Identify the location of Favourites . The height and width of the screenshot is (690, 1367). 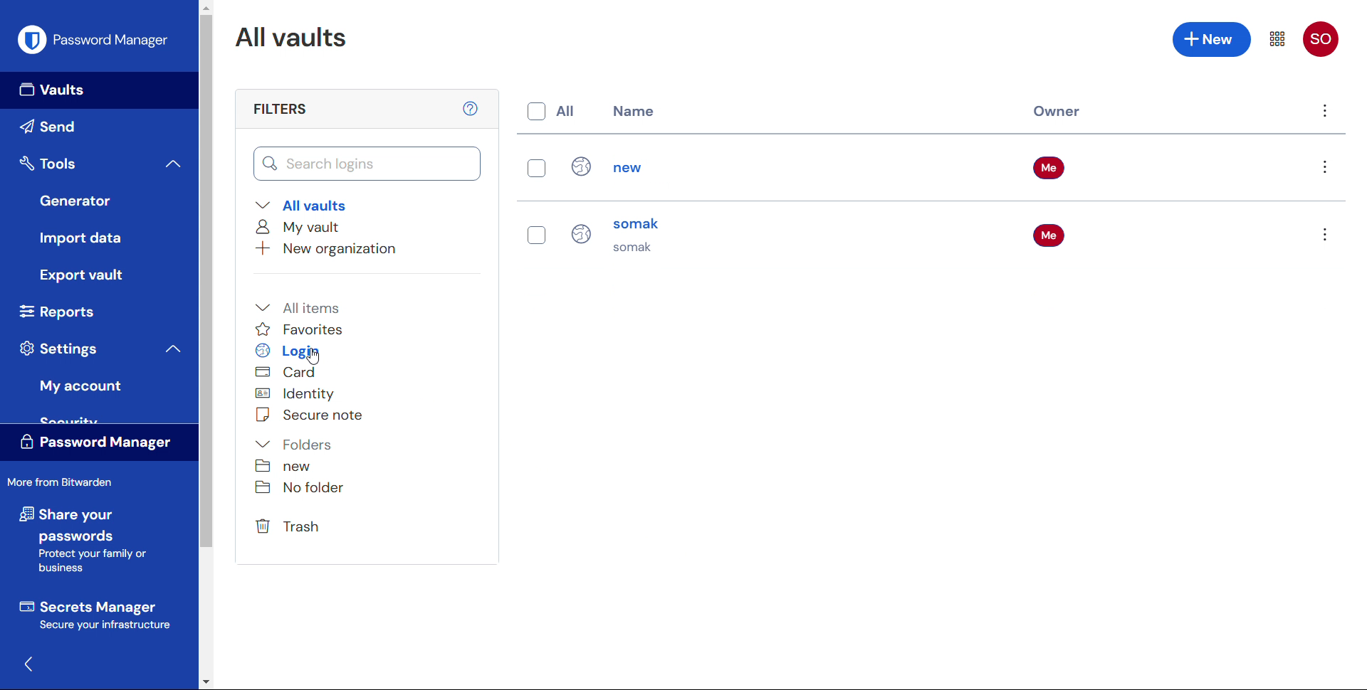
(298, 330).